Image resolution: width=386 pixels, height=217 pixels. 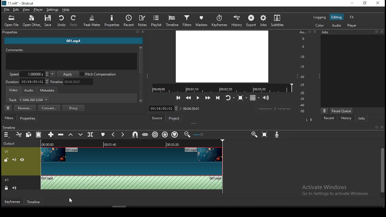 I want to click on 11.mlt* -shotcut, so click(x=19, y=3).